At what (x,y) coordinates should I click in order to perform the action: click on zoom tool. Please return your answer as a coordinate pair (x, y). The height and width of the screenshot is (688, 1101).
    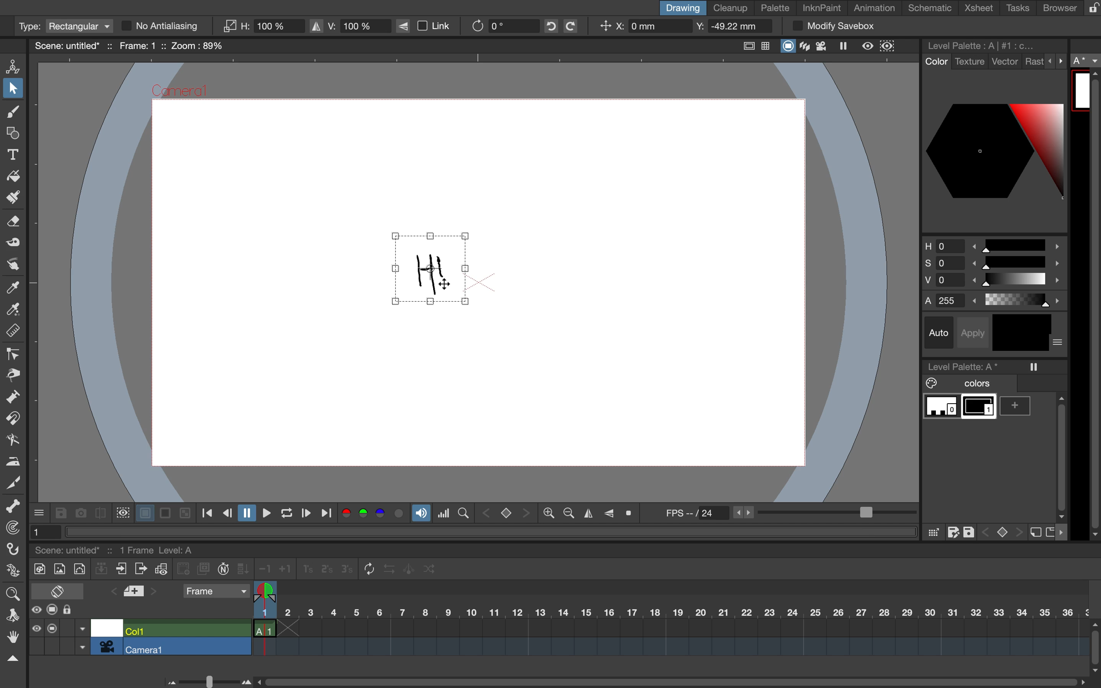
    Looking at the image, I should click on (12, 592).